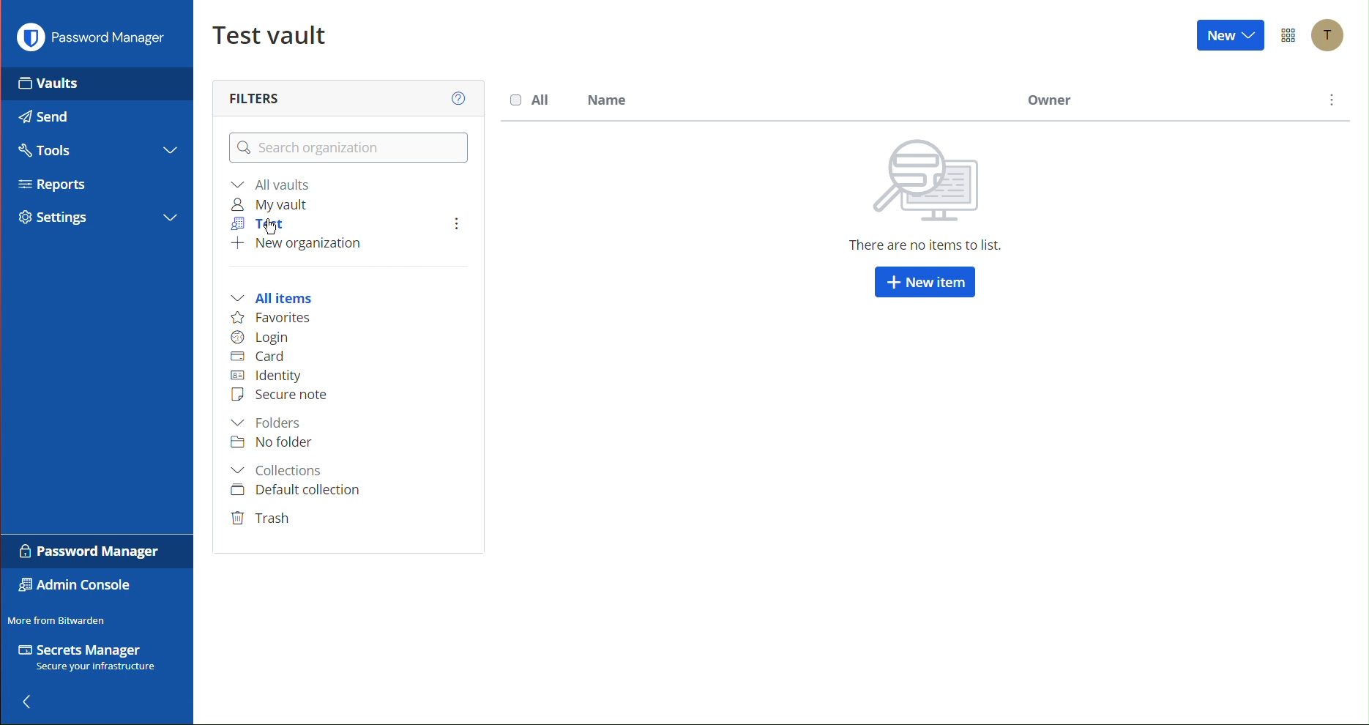 Image resolution: width=1369 pixels, height=725 pixels. Describe the element at coordinates (922, 195) in the screenshot. I see `There are no items to list` at that location.